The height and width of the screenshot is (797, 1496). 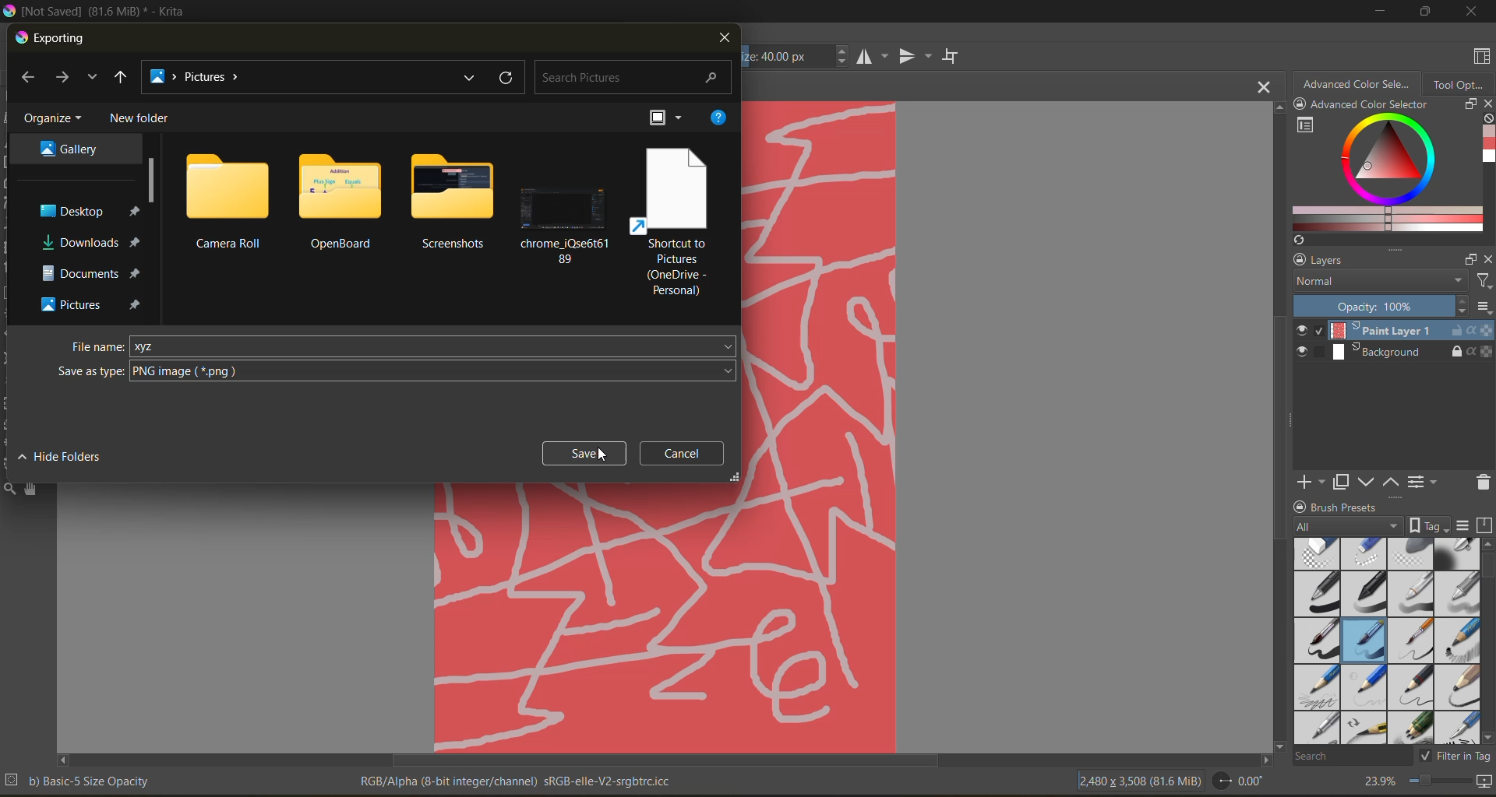 I want to click on zoom, so click(x=1439, y=783).